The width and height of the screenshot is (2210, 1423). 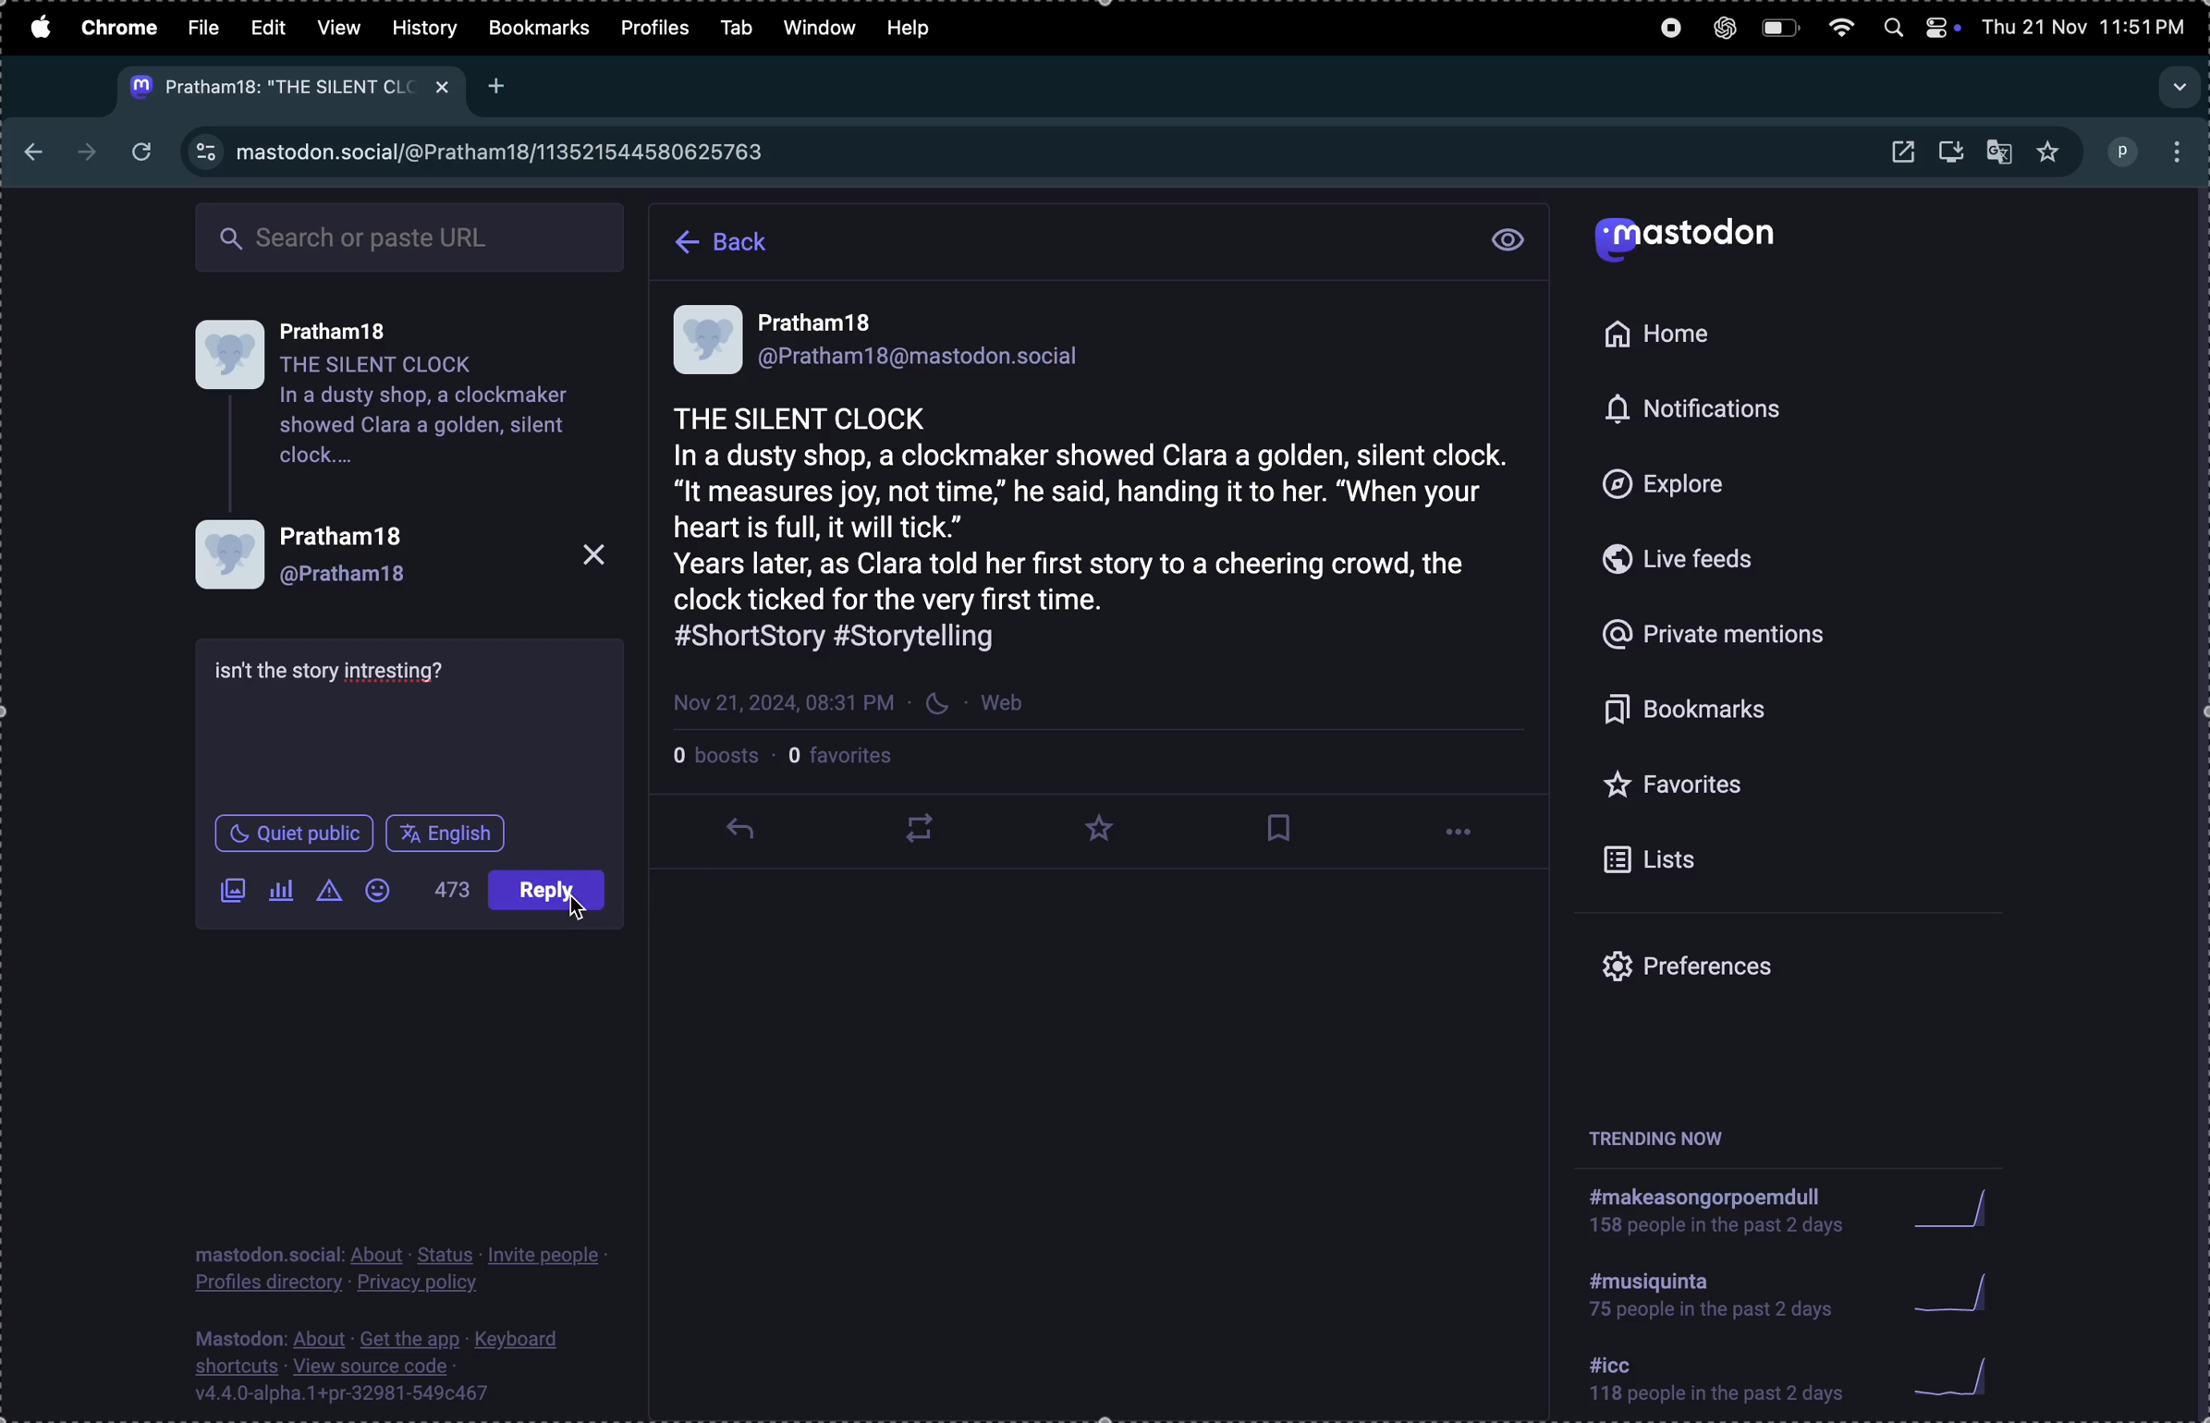 What do you see at coordinates (448, 894) in the screenshot?
I see `no of words` at bounding box center [448, 894].